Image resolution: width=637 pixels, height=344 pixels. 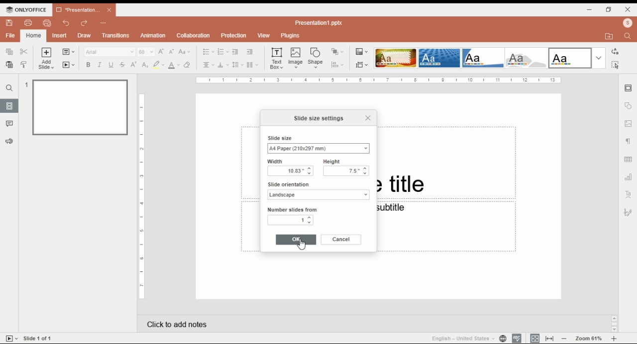 I want to click on profile, so click(x=628, y=23).